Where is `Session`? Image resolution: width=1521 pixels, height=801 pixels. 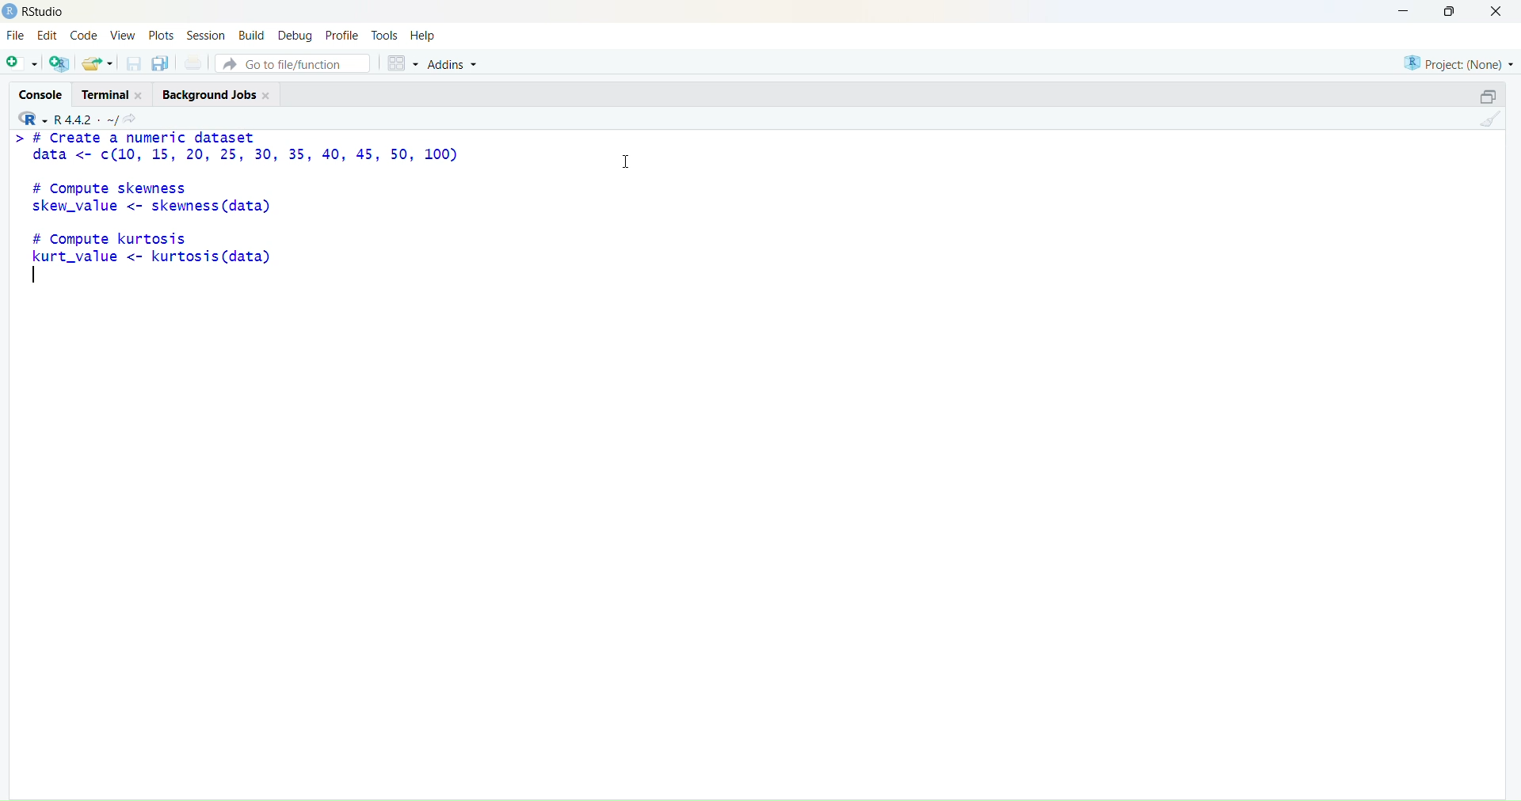
Session is located at coordinates (207, 35).